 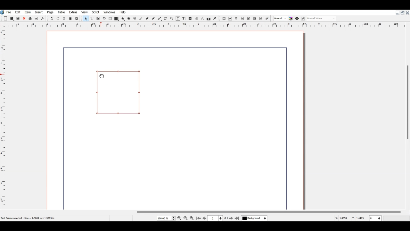 I want to click on Text Frame, so click(x=92, y=18).